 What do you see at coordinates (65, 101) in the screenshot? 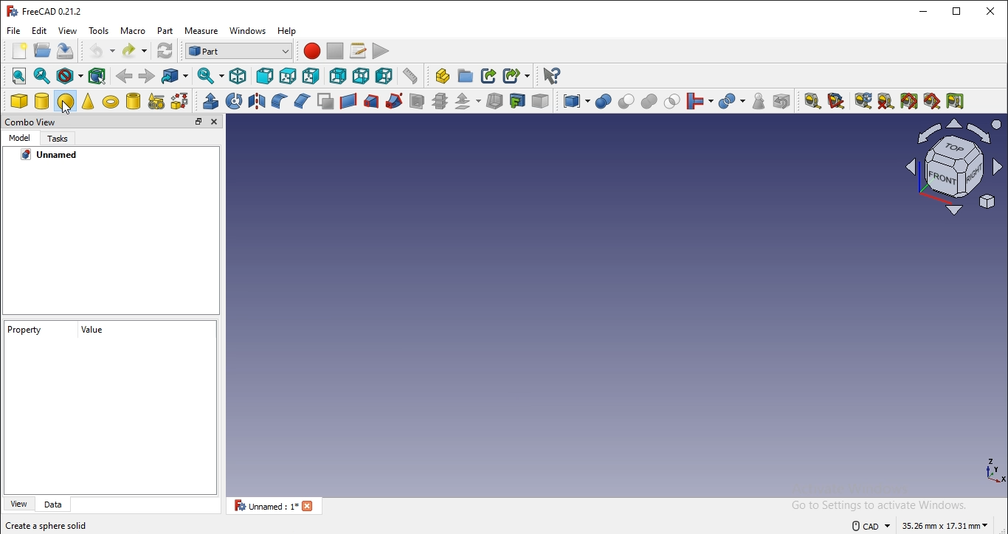
I see `sphere` at bounding box center [65, 101].